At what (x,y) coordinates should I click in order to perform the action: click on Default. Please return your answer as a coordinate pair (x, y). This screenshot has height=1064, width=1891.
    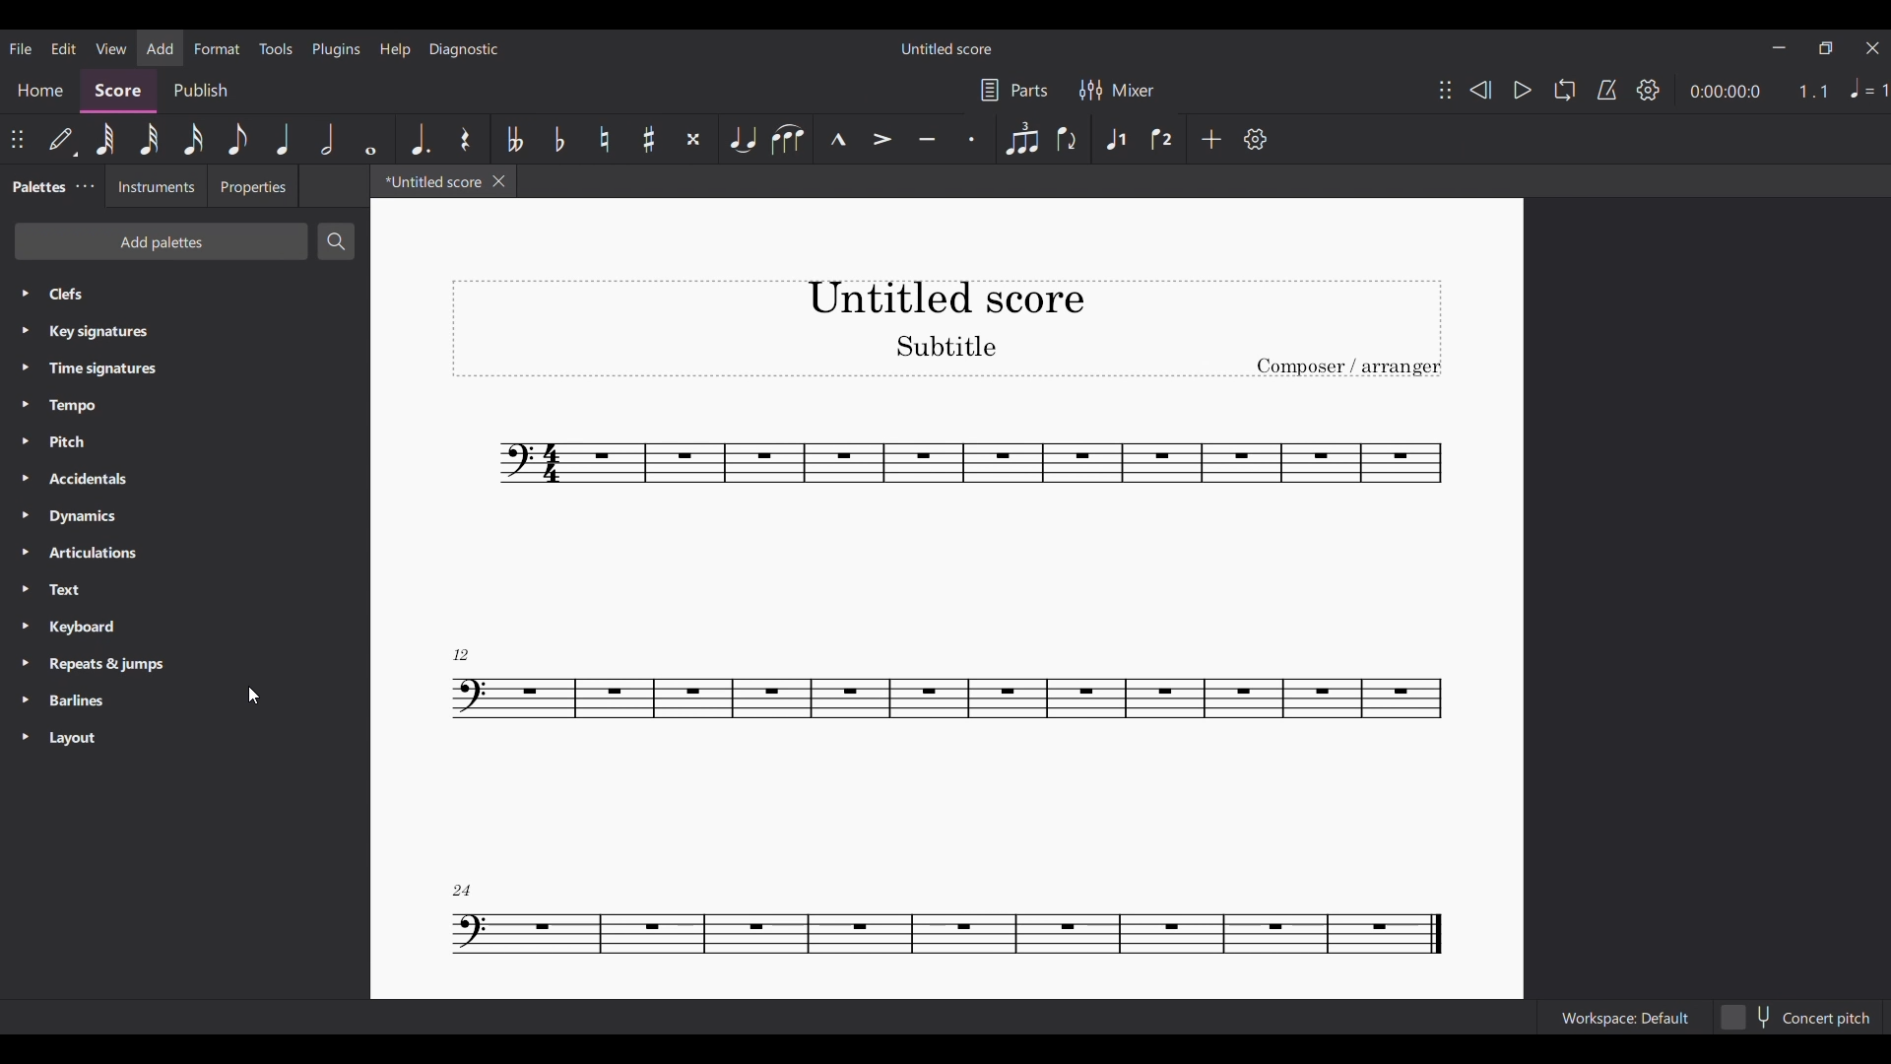
    Looking at the image, I should click on (1165, 136).